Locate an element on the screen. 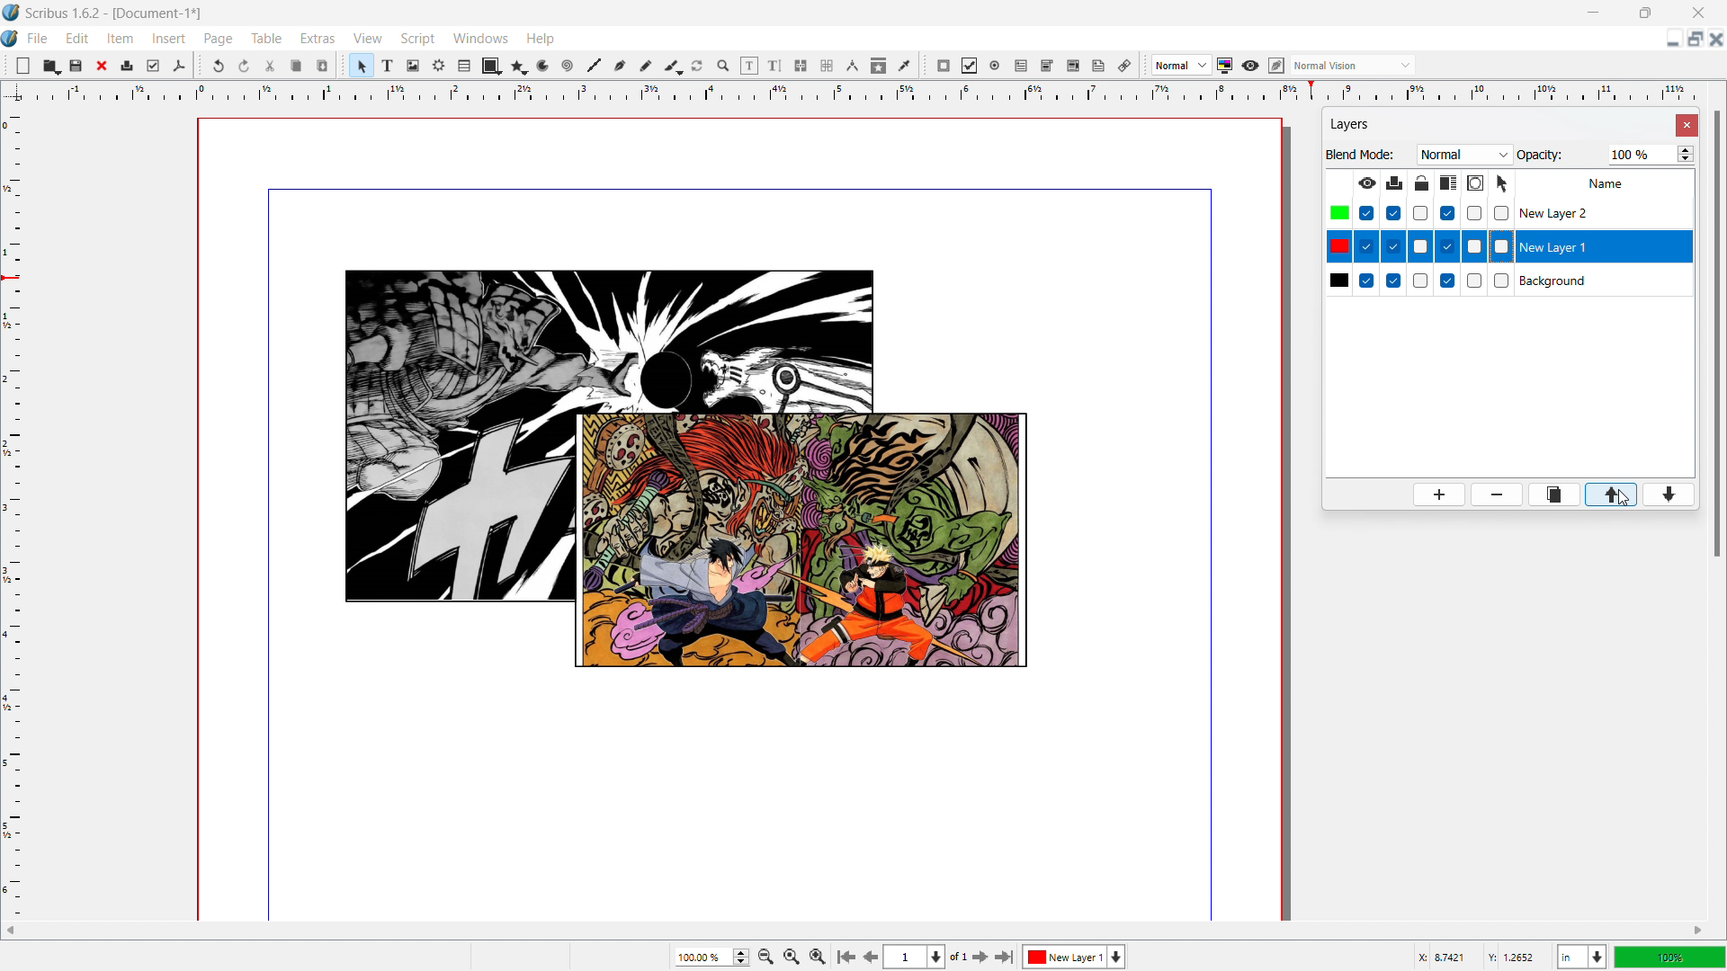  scroll right is located at coordinates (1696, 931).